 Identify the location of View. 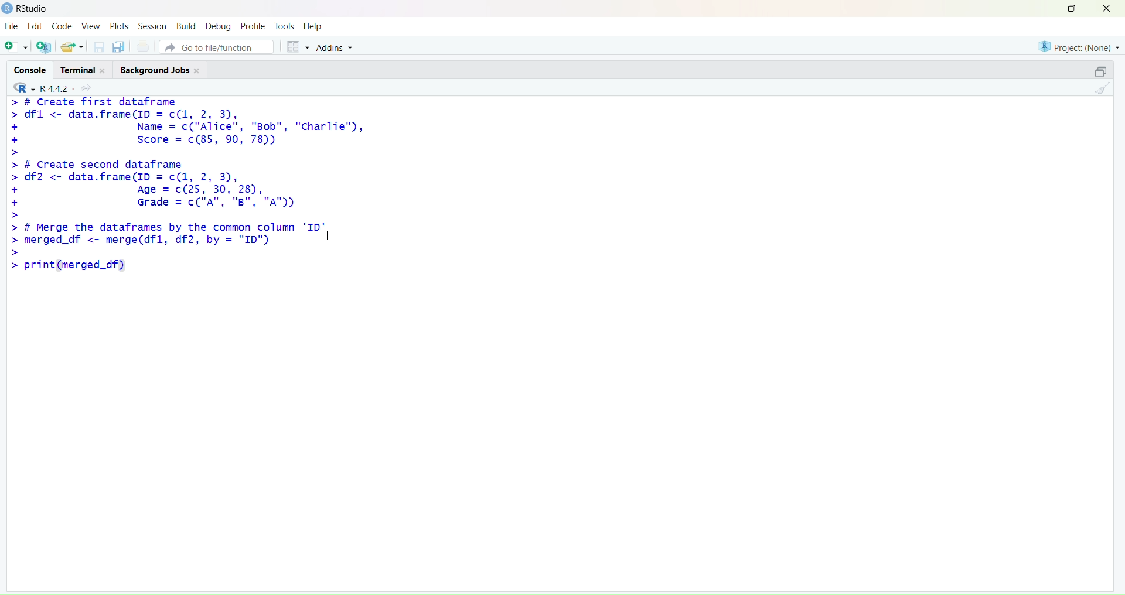
(91, 26).